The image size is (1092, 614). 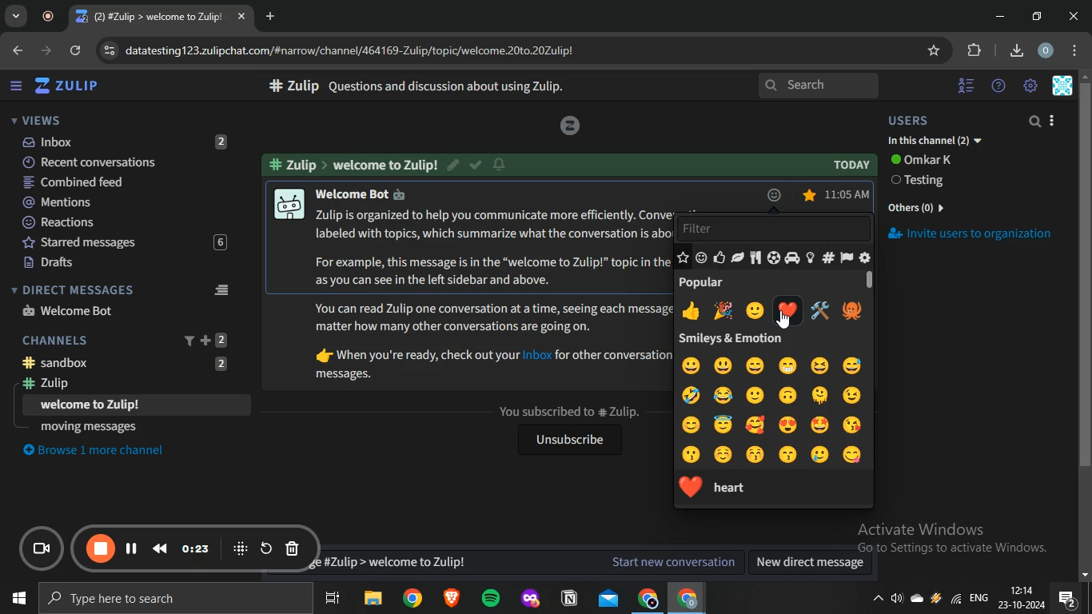 I want to click on start, so click(x=16, y=600).